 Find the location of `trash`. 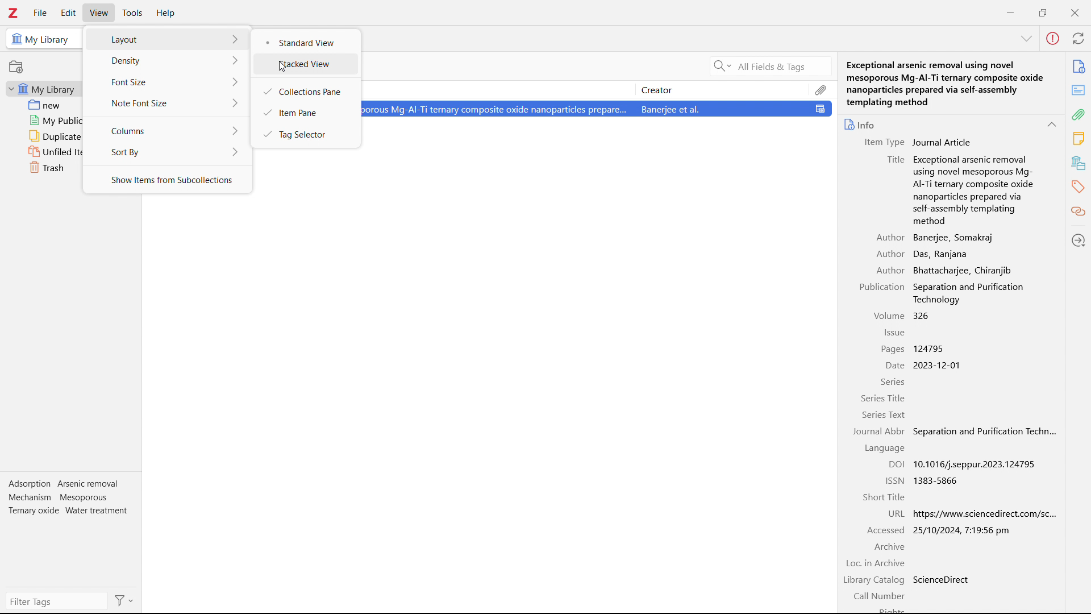

trash is located at coordinates (40, 168).